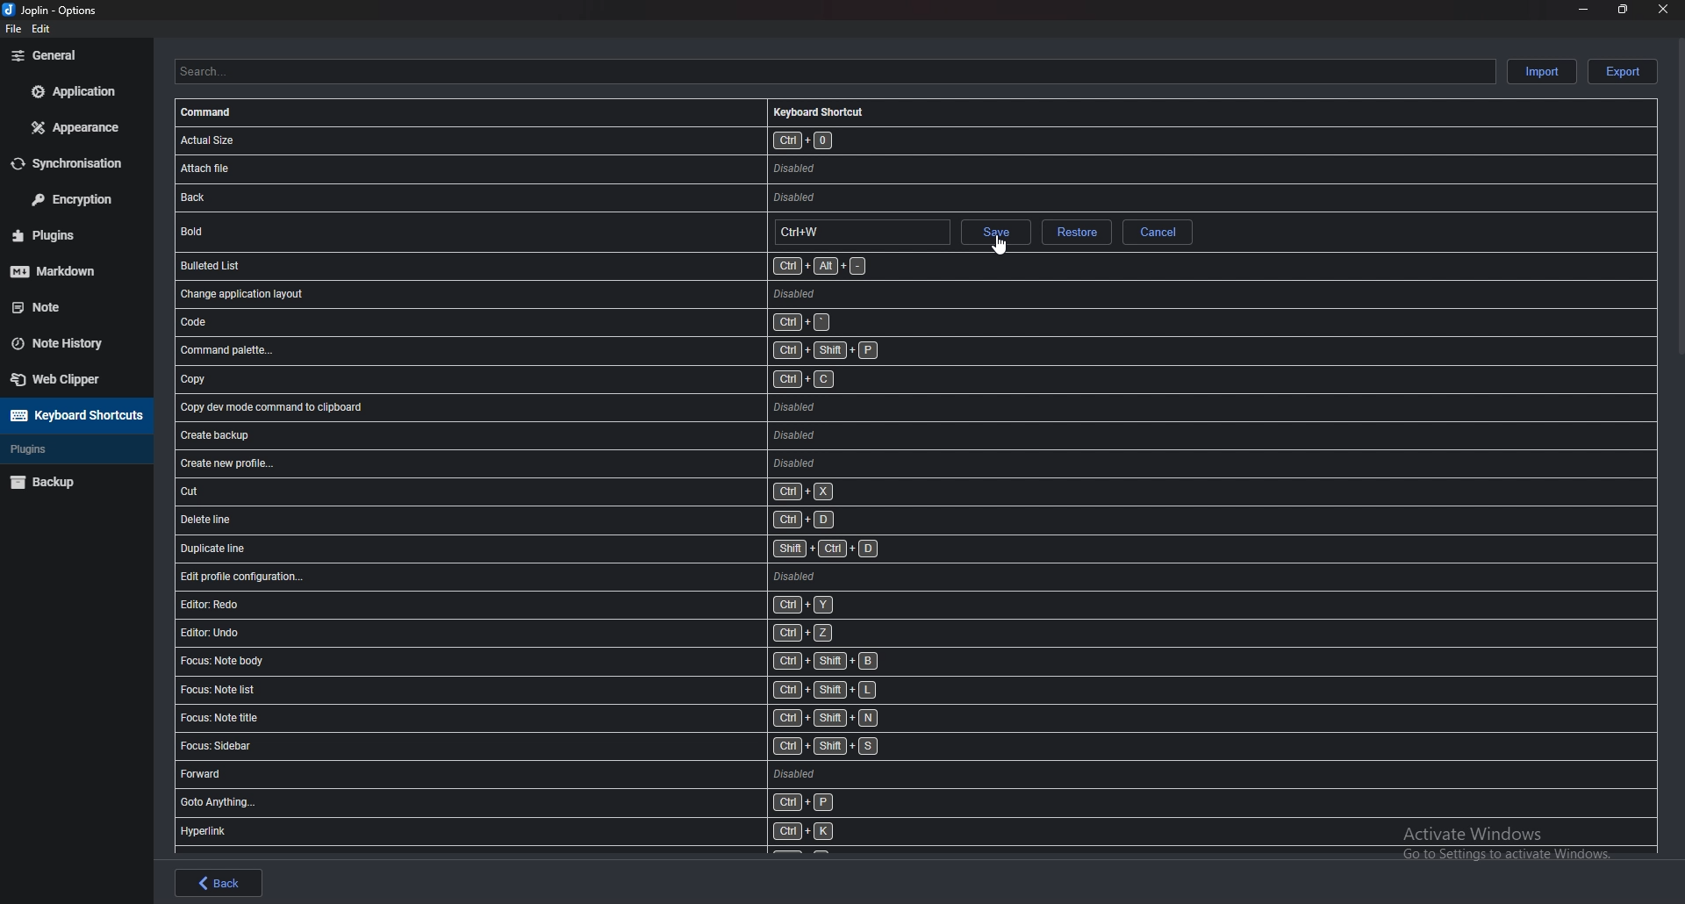 This screenshot has height=904, width=1685. What do you see at coordinates (586, 578) in the screenshot?
I see `shortcut` at bounding box center [586, 578].